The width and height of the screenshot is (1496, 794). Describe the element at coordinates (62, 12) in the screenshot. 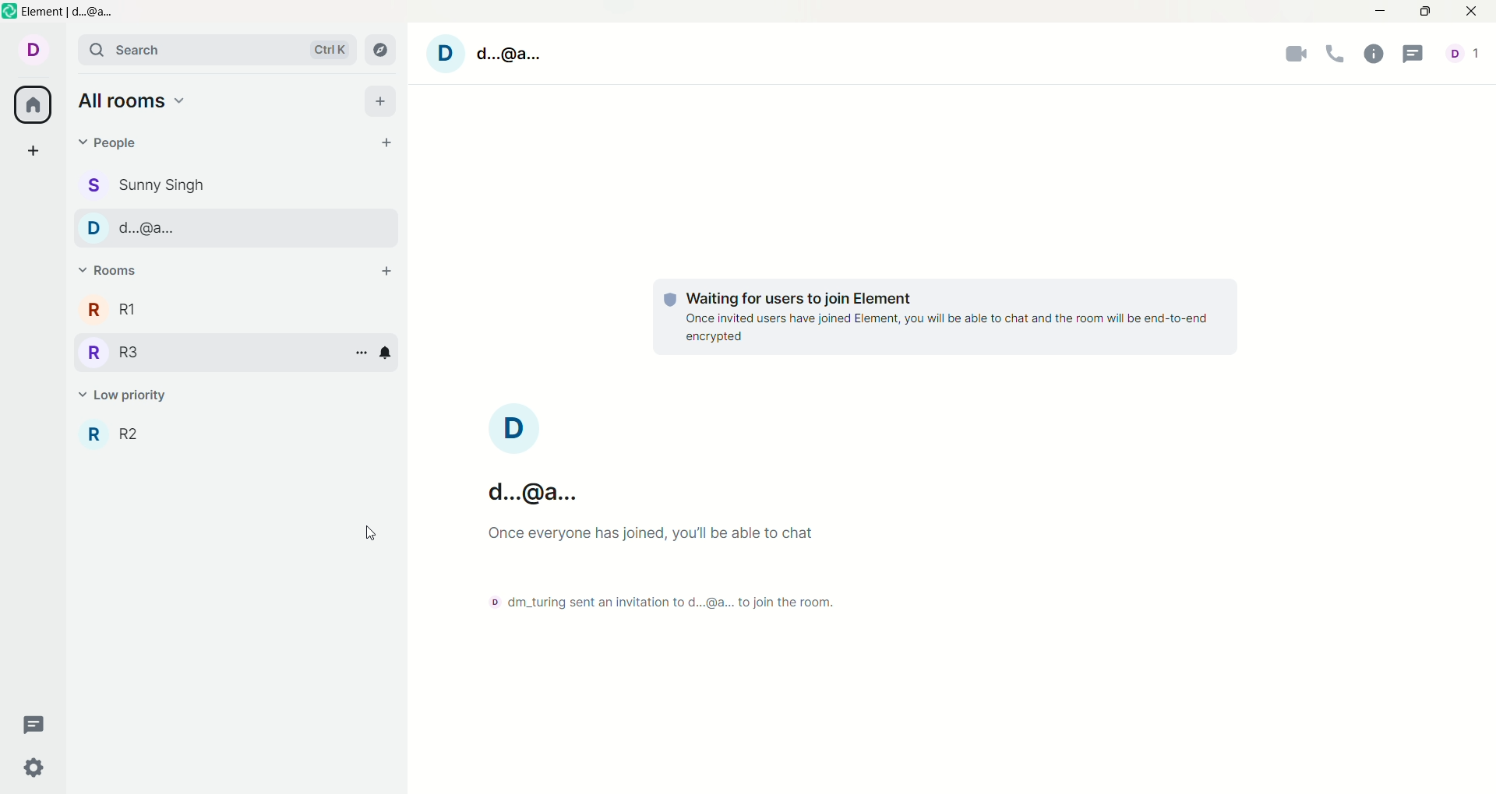

I see `element` at that location.